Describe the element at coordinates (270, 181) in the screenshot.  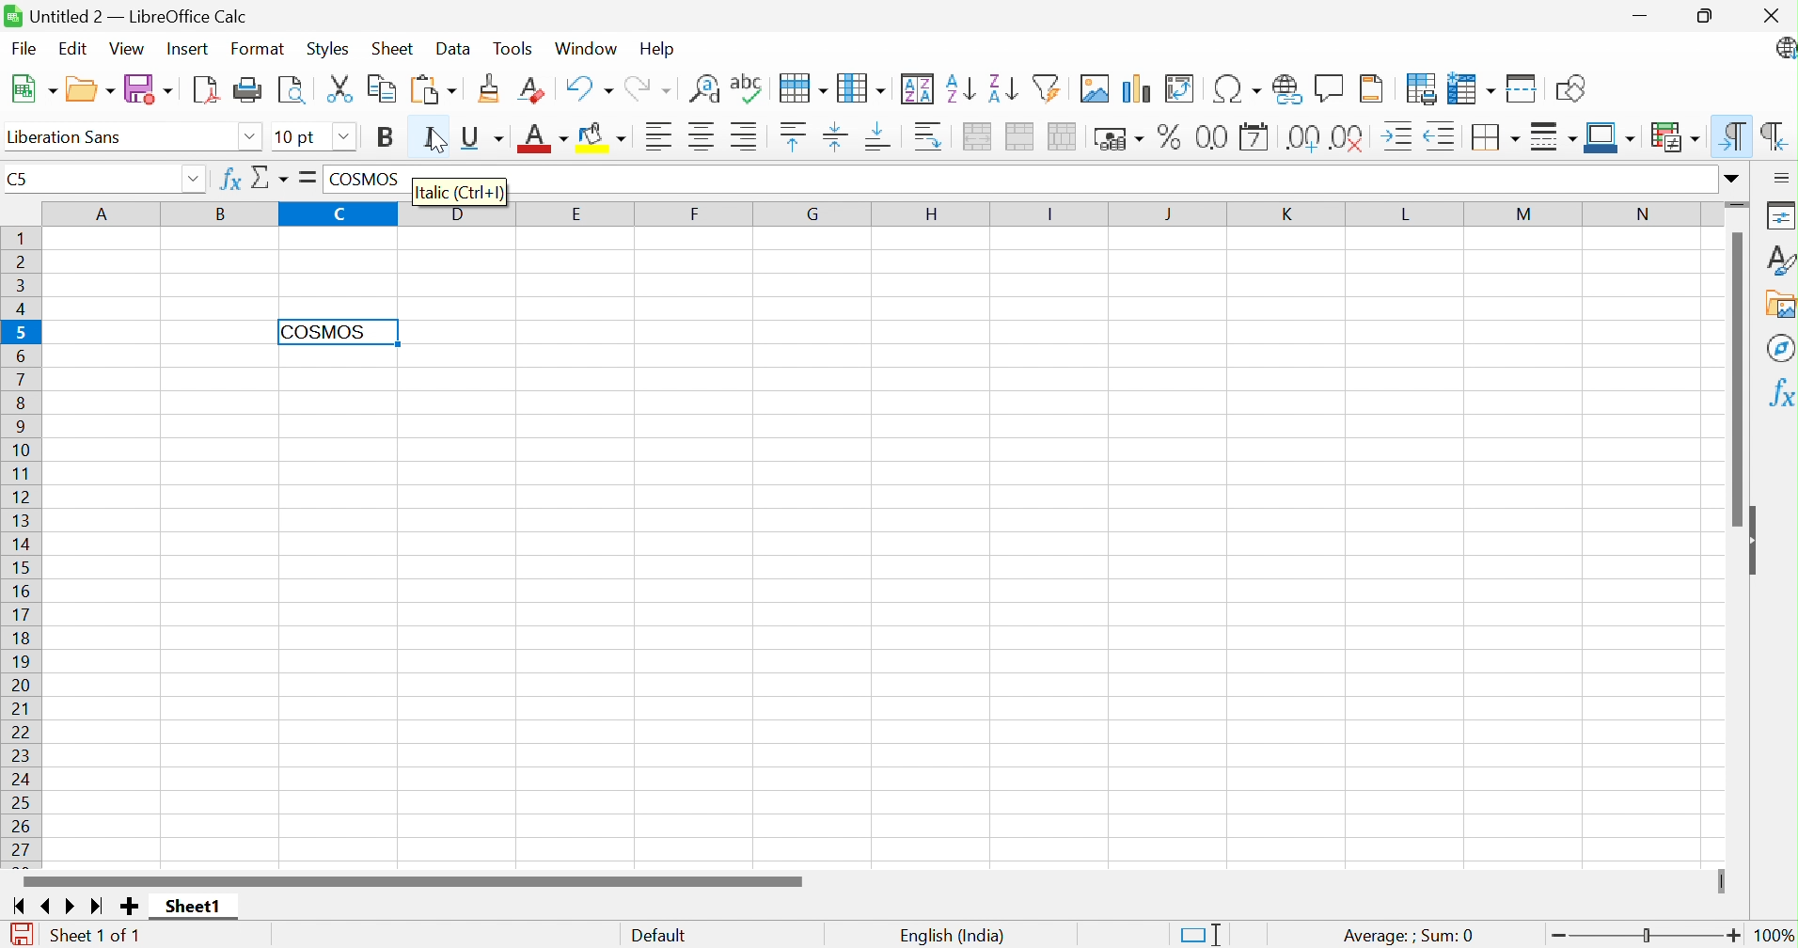
I see `Select function` at that location.